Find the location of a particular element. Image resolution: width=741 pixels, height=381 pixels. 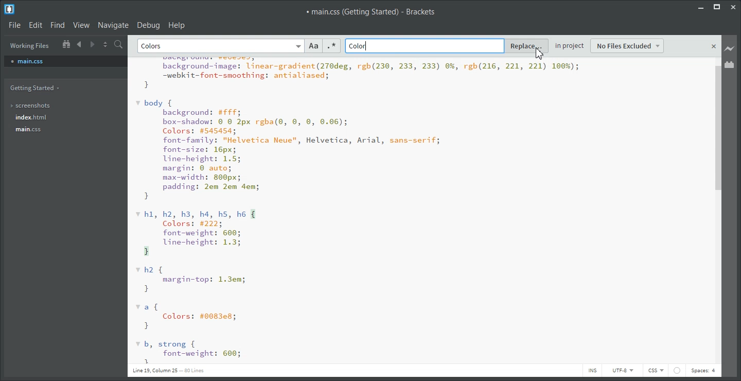

close is located at coordinates (714, 47).